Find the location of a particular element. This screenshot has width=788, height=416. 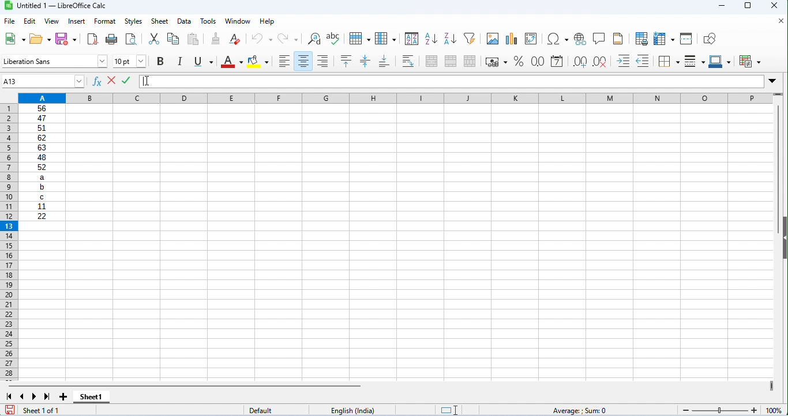

 is located at coordinates (133, 22).